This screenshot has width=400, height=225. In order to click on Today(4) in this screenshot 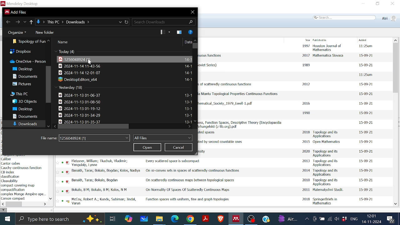, I will do `click(65, 52)`.